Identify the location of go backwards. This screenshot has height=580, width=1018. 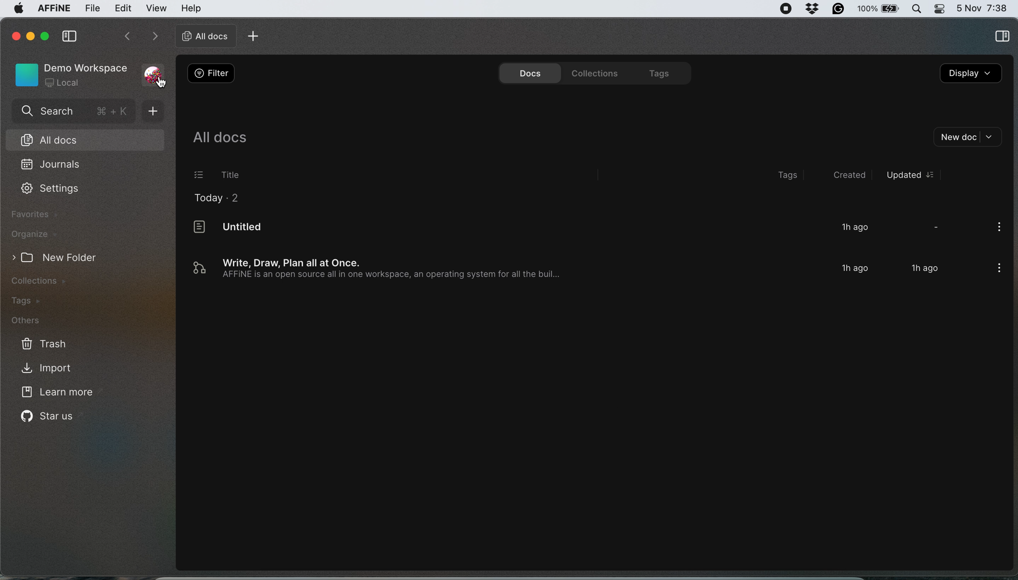
(126, 37).